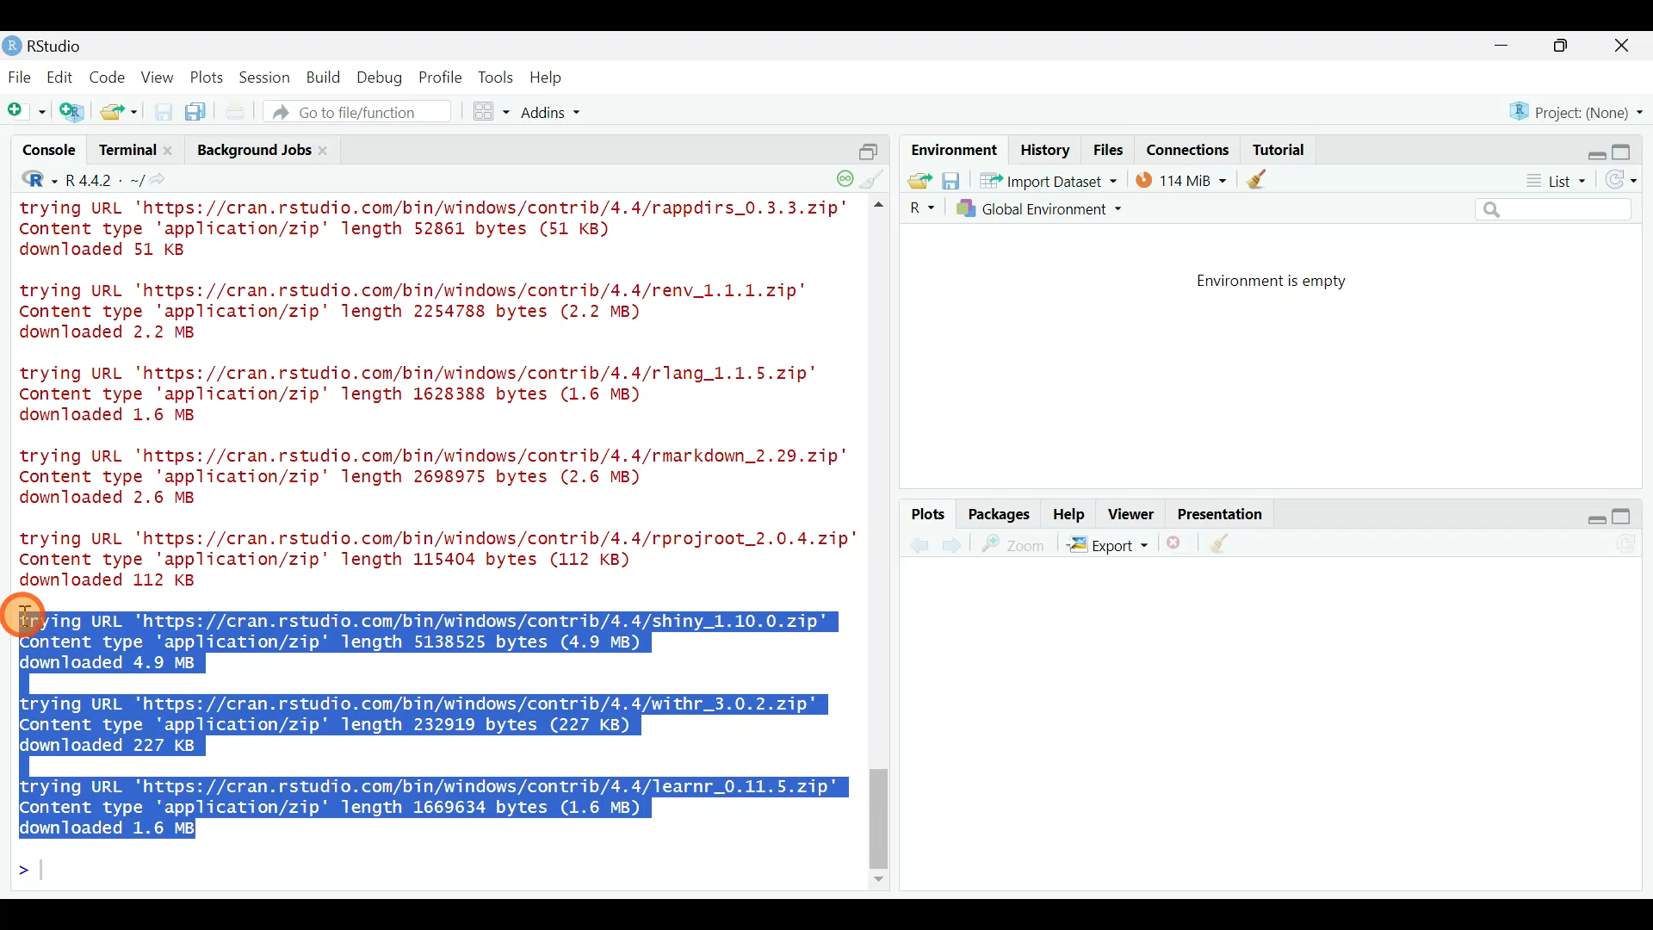  I want to click on 114 MIB, so click(1181, 179).